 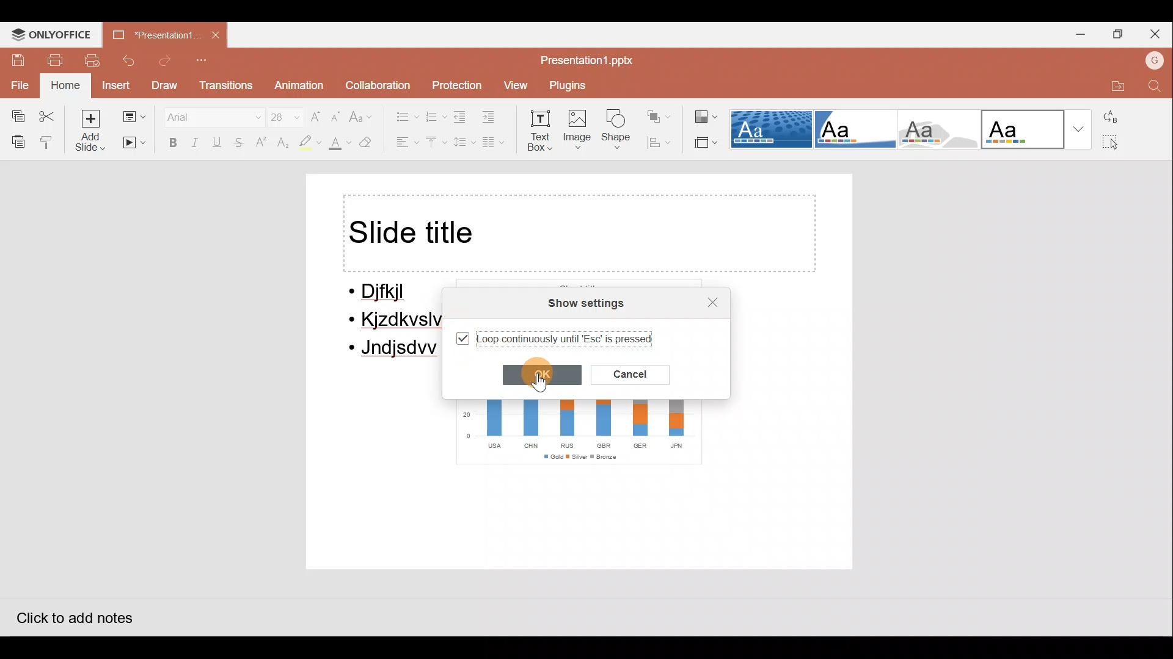 I want to click on Click to add notes, so click(x=73, y=617).